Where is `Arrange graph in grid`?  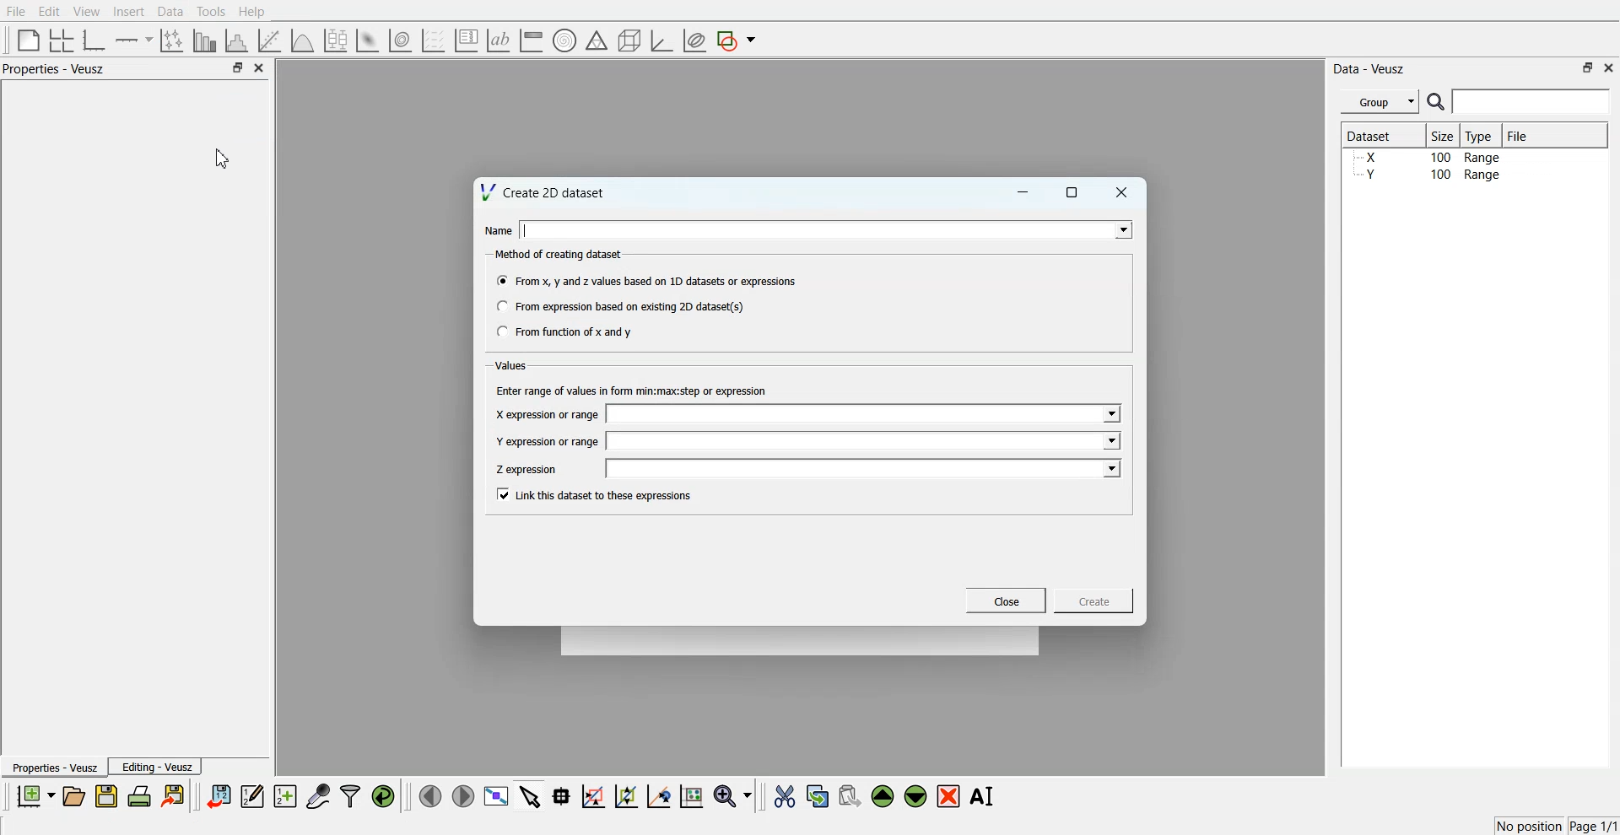 Arrange graph in grid is located at coordinates (62, 41).